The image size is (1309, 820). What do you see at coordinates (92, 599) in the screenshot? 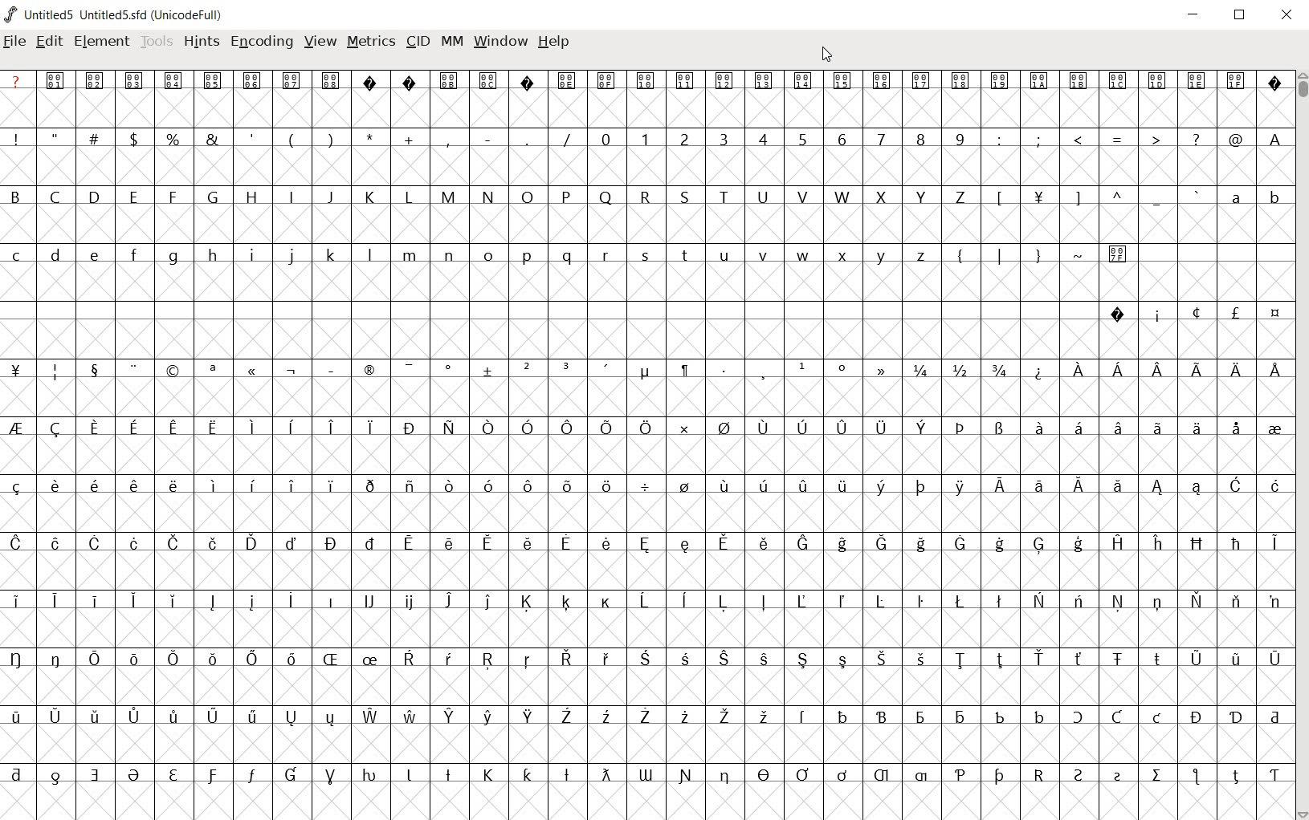
I see `Symbol` at bounding box center [92, 599].